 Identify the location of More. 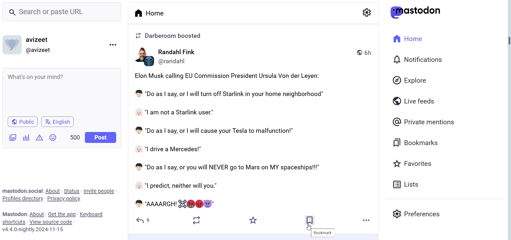
(367, 221).